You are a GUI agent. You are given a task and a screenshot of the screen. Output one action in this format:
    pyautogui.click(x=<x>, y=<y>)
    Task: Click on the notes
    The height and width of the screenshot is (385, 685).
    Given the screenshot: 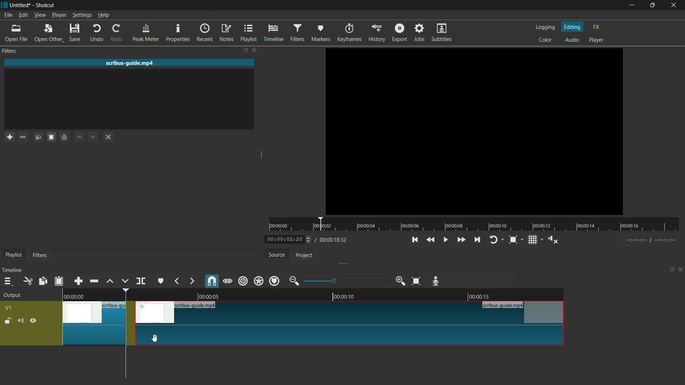 What is the action you would take?
    pyautogui.click(x=227, y=33)
    